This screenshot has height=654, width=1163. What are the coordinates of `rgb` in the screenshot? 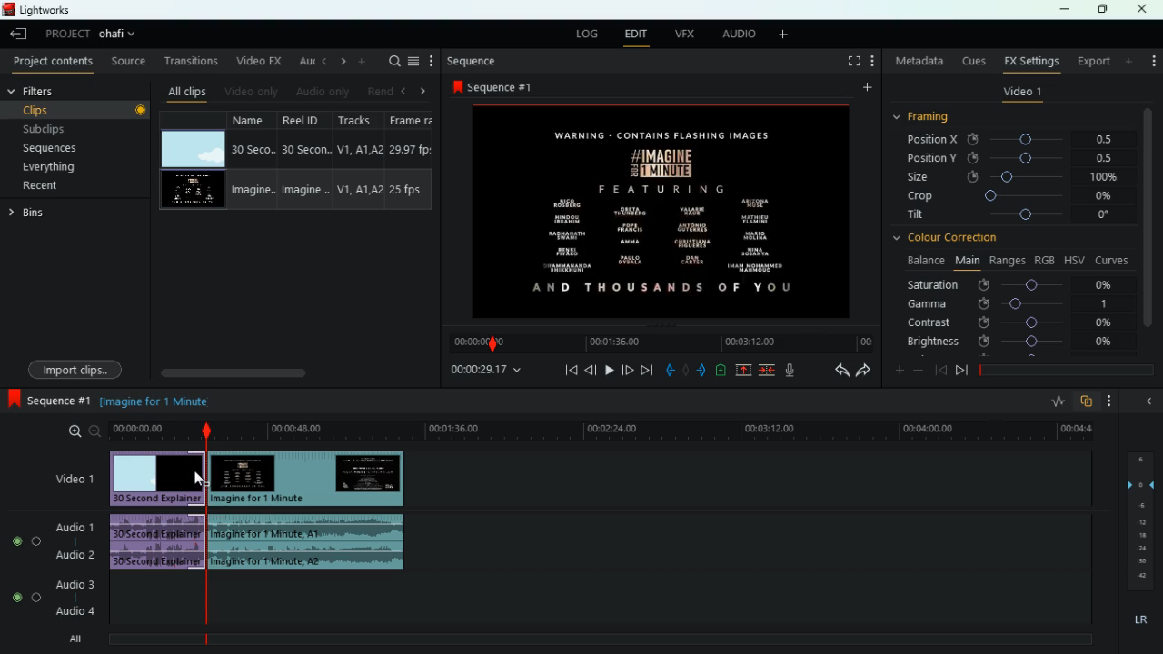 It's located at (1045, 259).